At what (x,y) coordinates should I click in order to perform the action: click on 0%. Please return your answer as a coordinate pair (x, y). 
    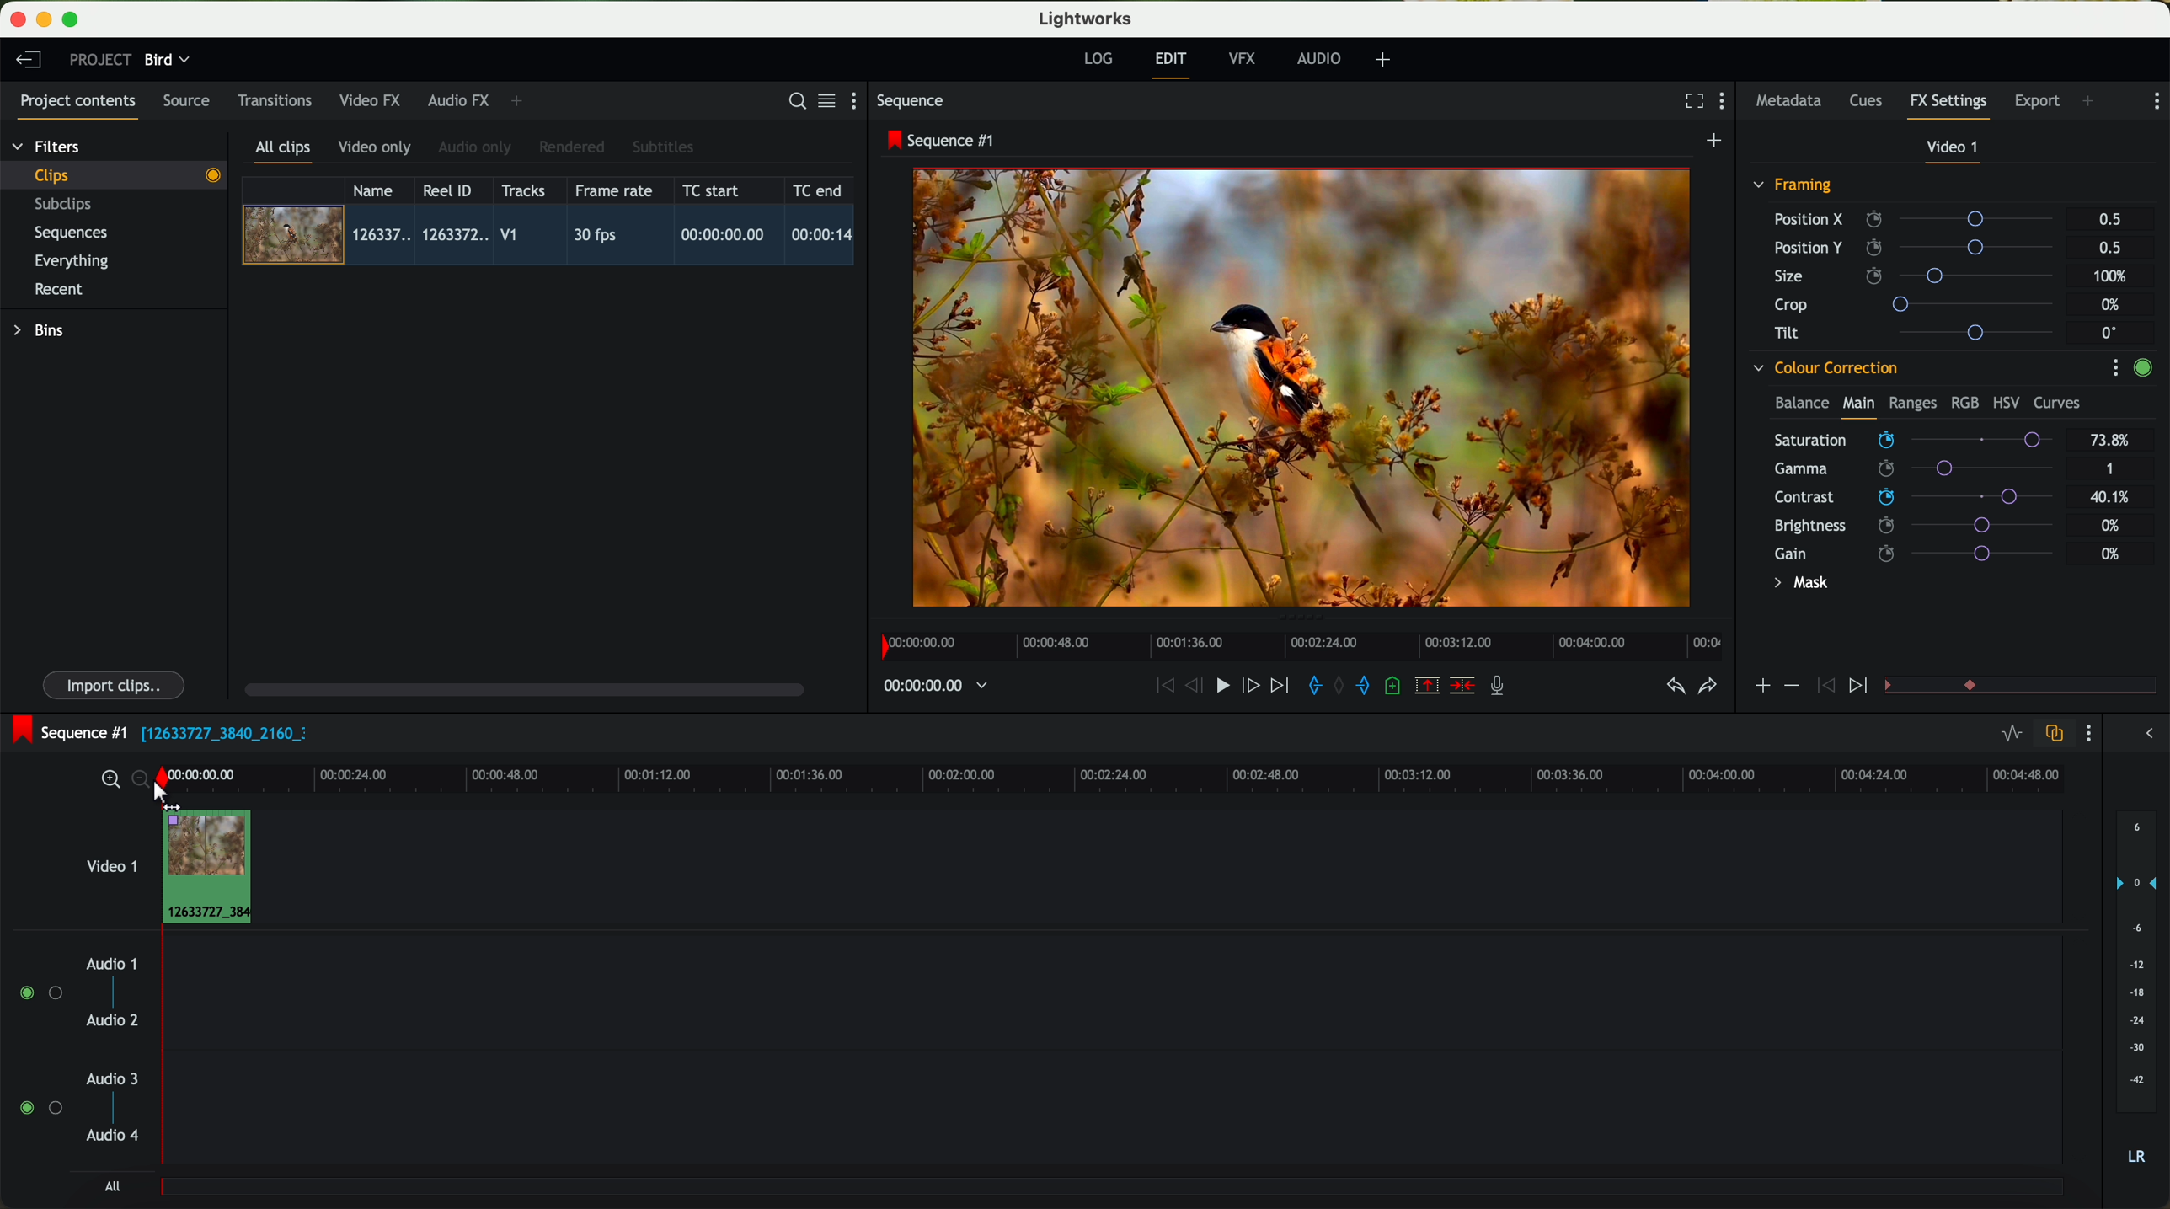
    Looking at the image, I should click on (2111, 523).